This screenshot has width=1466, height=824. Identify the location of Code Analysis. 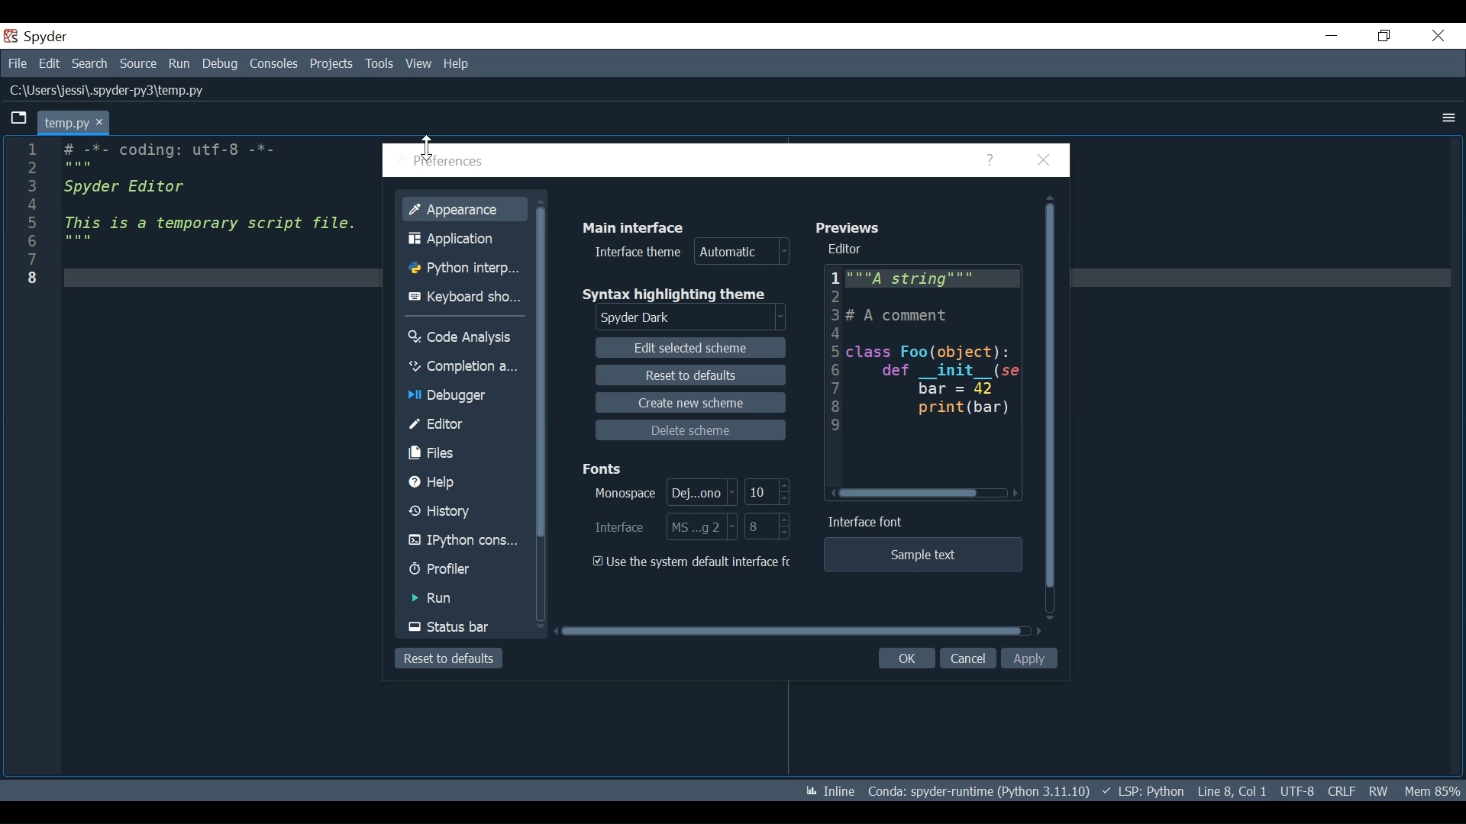
(462, 339).